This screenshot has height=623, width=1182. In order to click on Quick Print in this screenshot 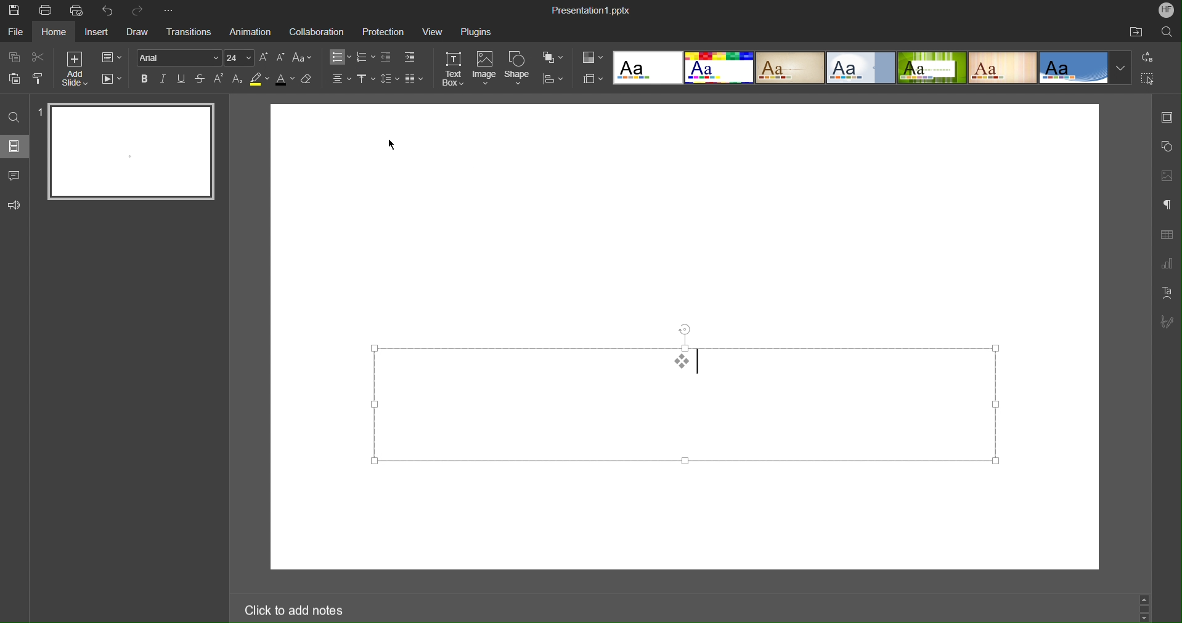, I will do `click(77, 10)`.